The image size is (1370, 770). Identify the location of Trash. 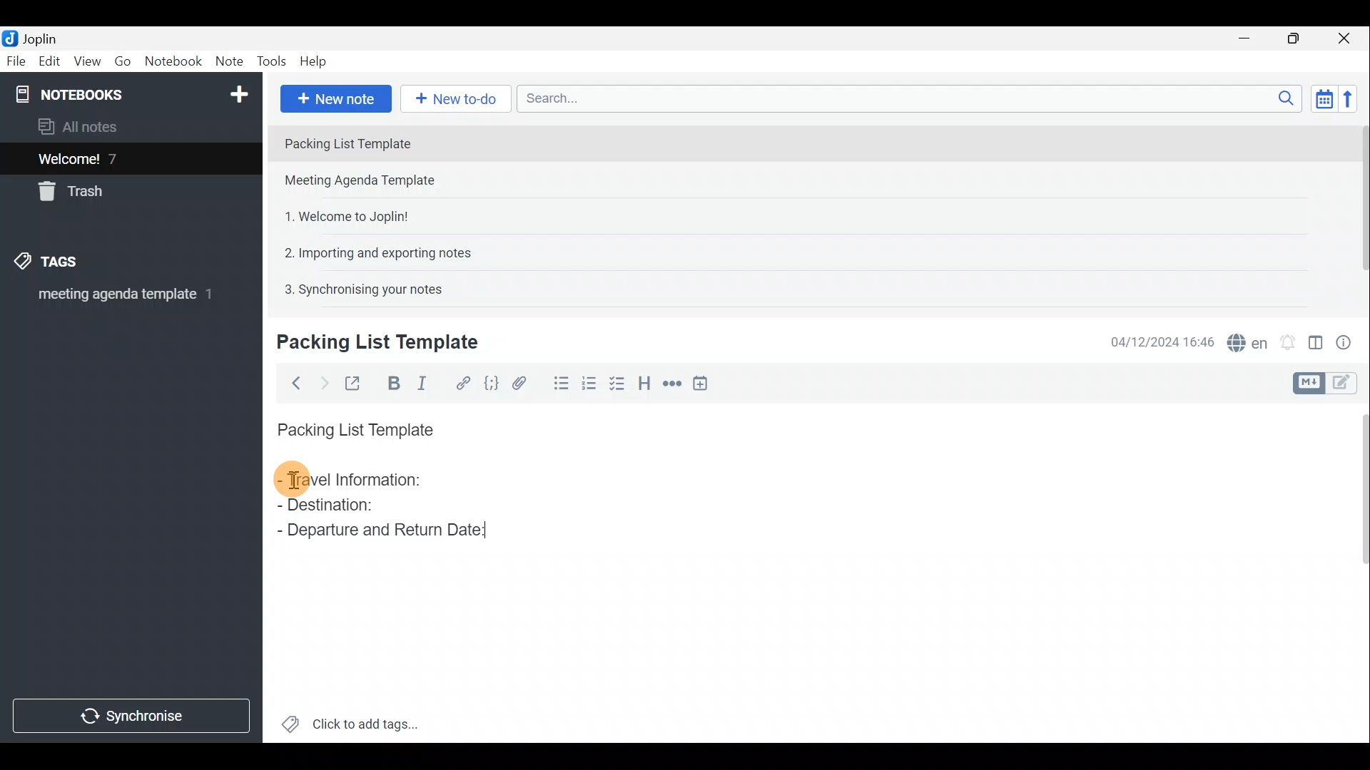
(76, 194).